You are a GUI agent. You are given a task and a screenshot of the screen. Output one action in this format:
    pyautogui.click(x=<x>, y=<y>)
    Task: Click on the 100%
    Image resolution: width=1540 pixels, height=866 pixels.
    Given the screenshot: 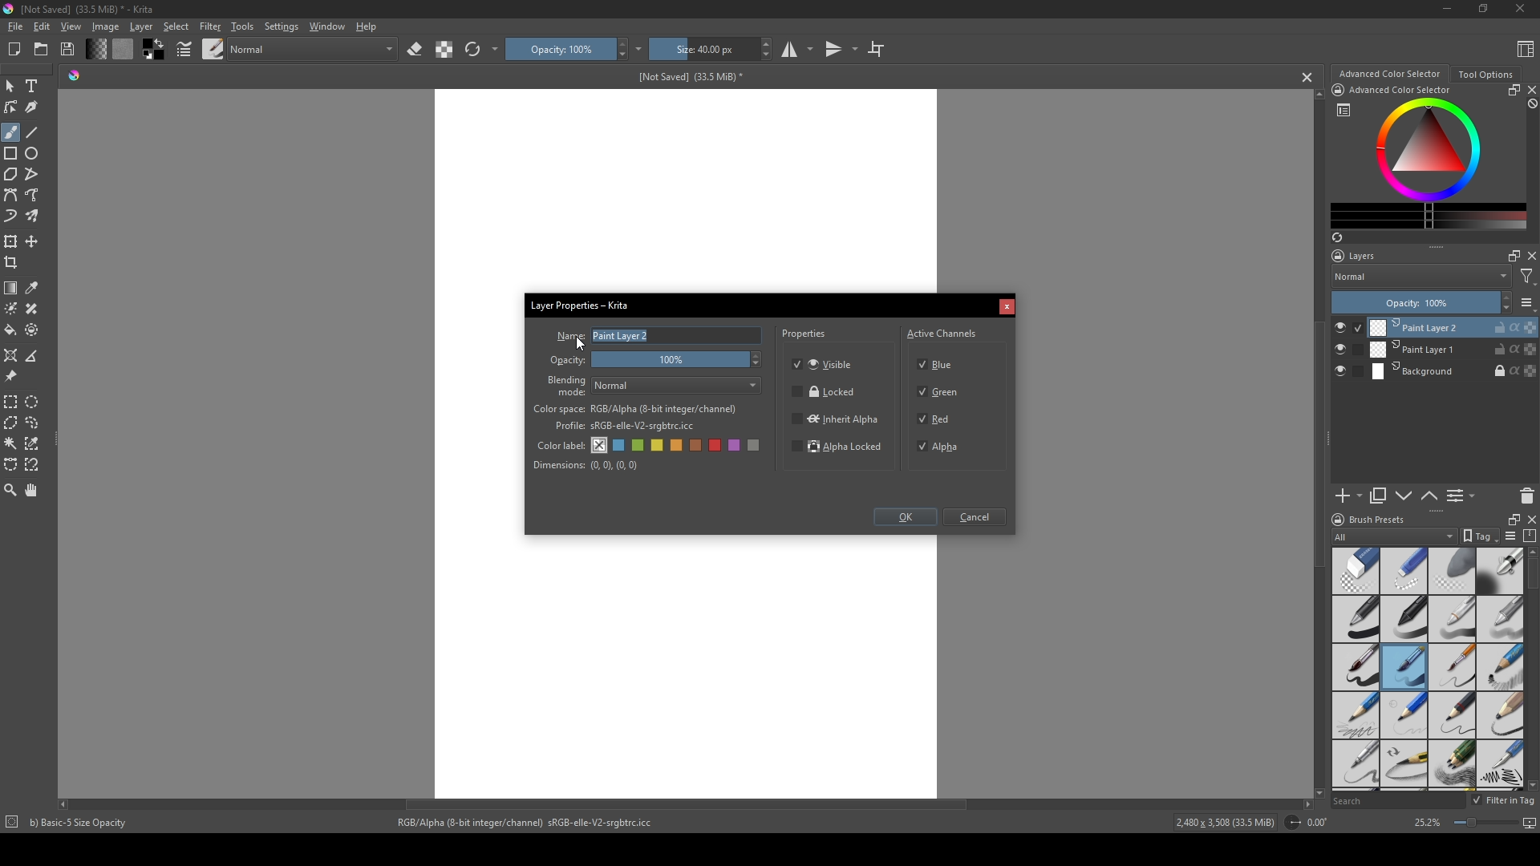 What is the action you would take?
    pyautogui.click(x=679, y=361)
    